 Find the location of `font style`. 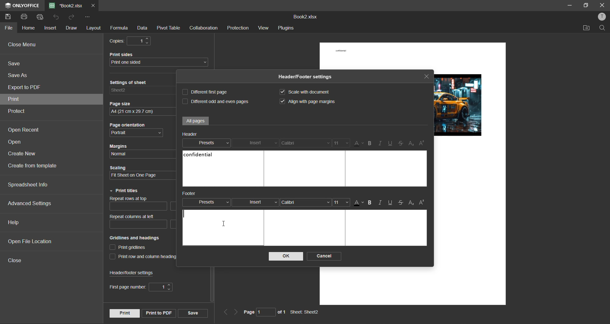

font style is located at coordinates (307, 143).